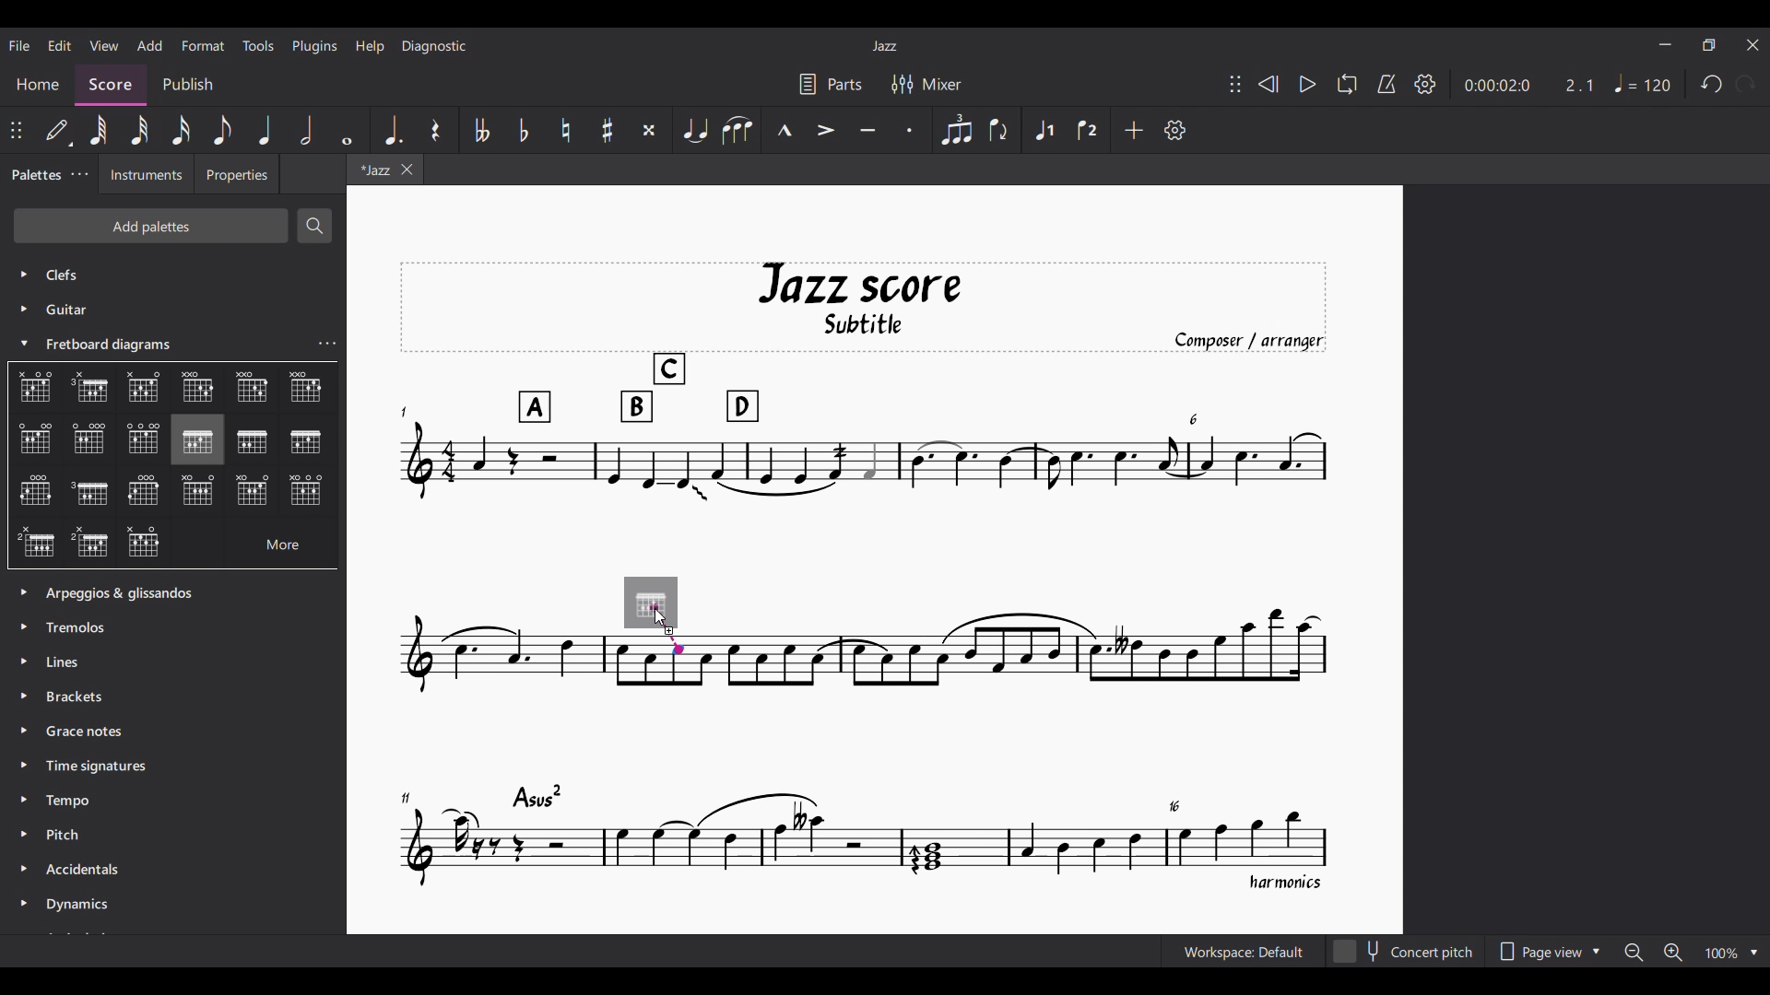 The image size is (1770, 995). What do you see at coordinates (608, 130) in the screenshot?
I see `Toggle sharp` at bounding box center [608, 130].